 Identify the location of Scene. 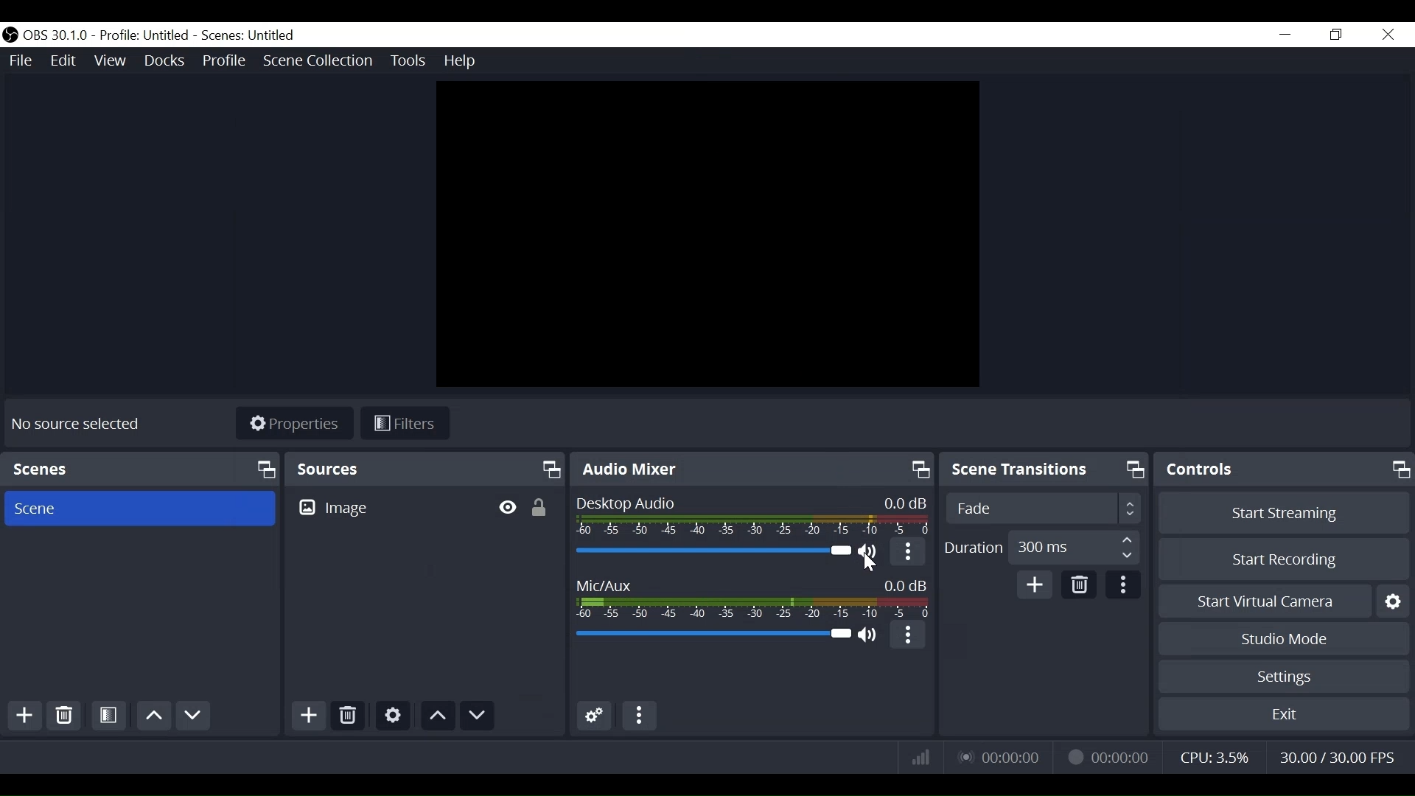
(141, 469).